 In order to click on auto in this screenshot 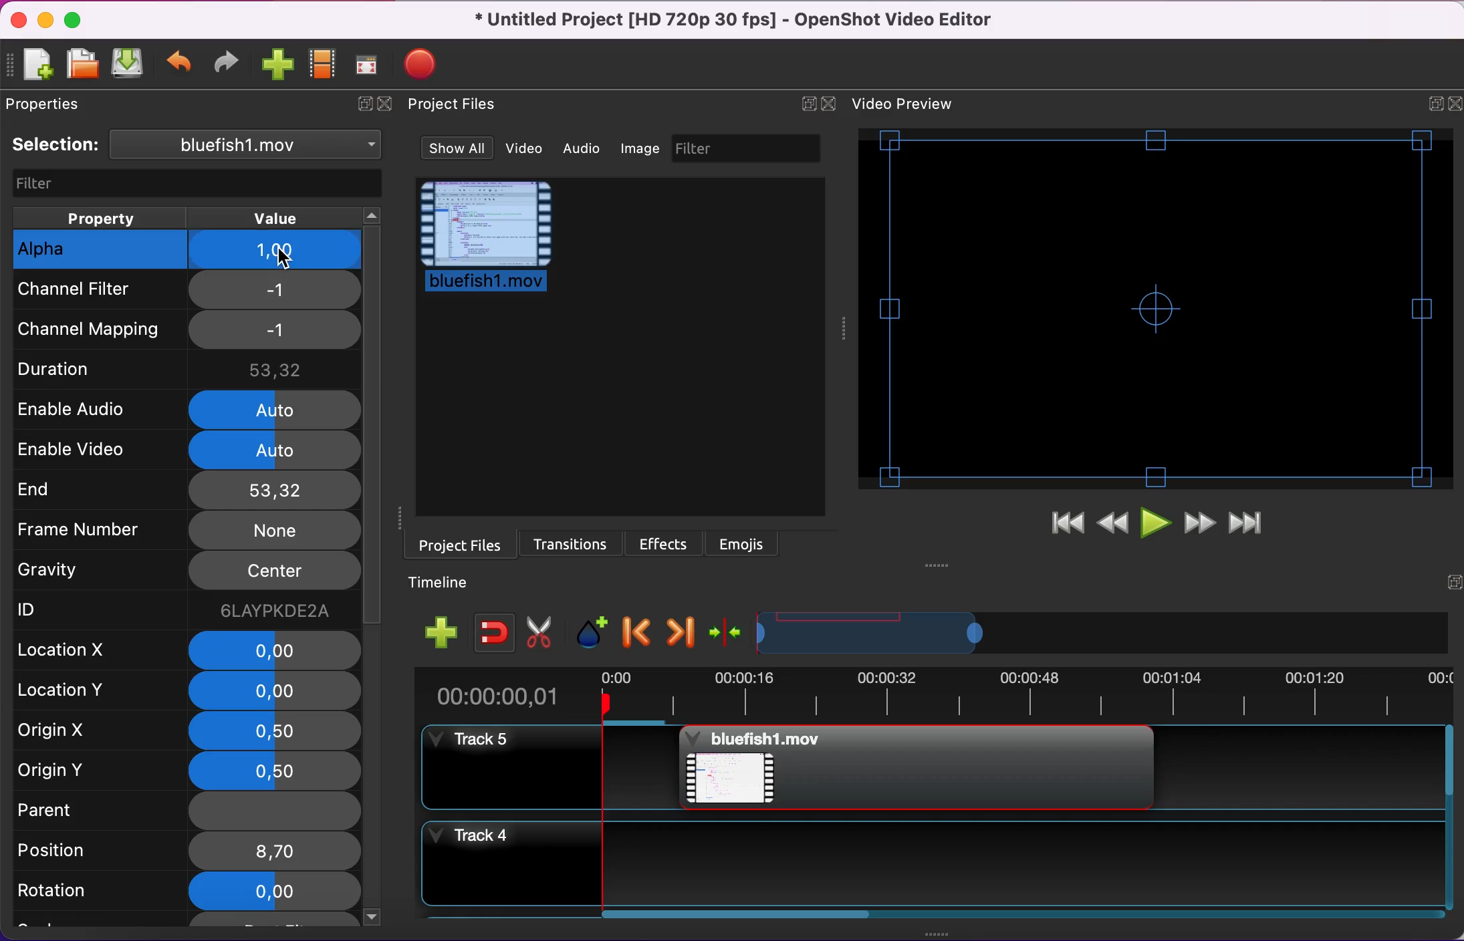, I will do `click(276, 409)`.